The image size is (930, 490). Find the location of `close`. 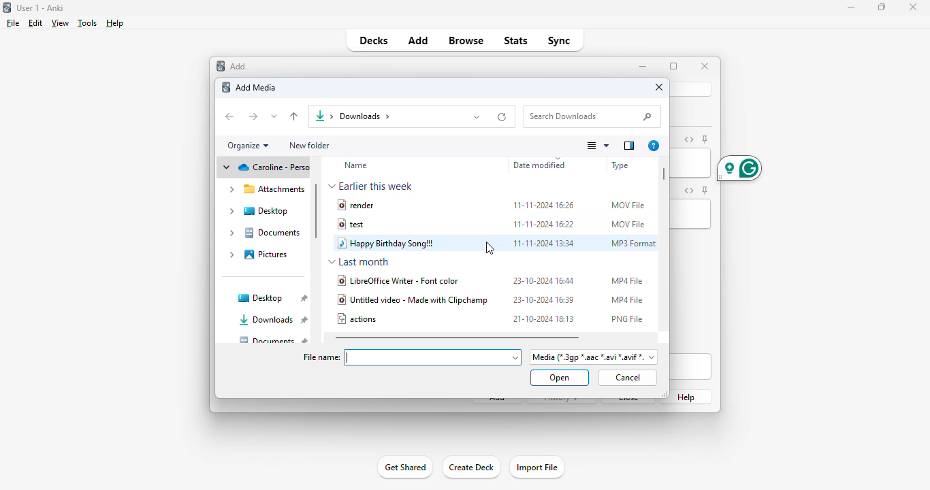

close is located at coordinates (705, 66).